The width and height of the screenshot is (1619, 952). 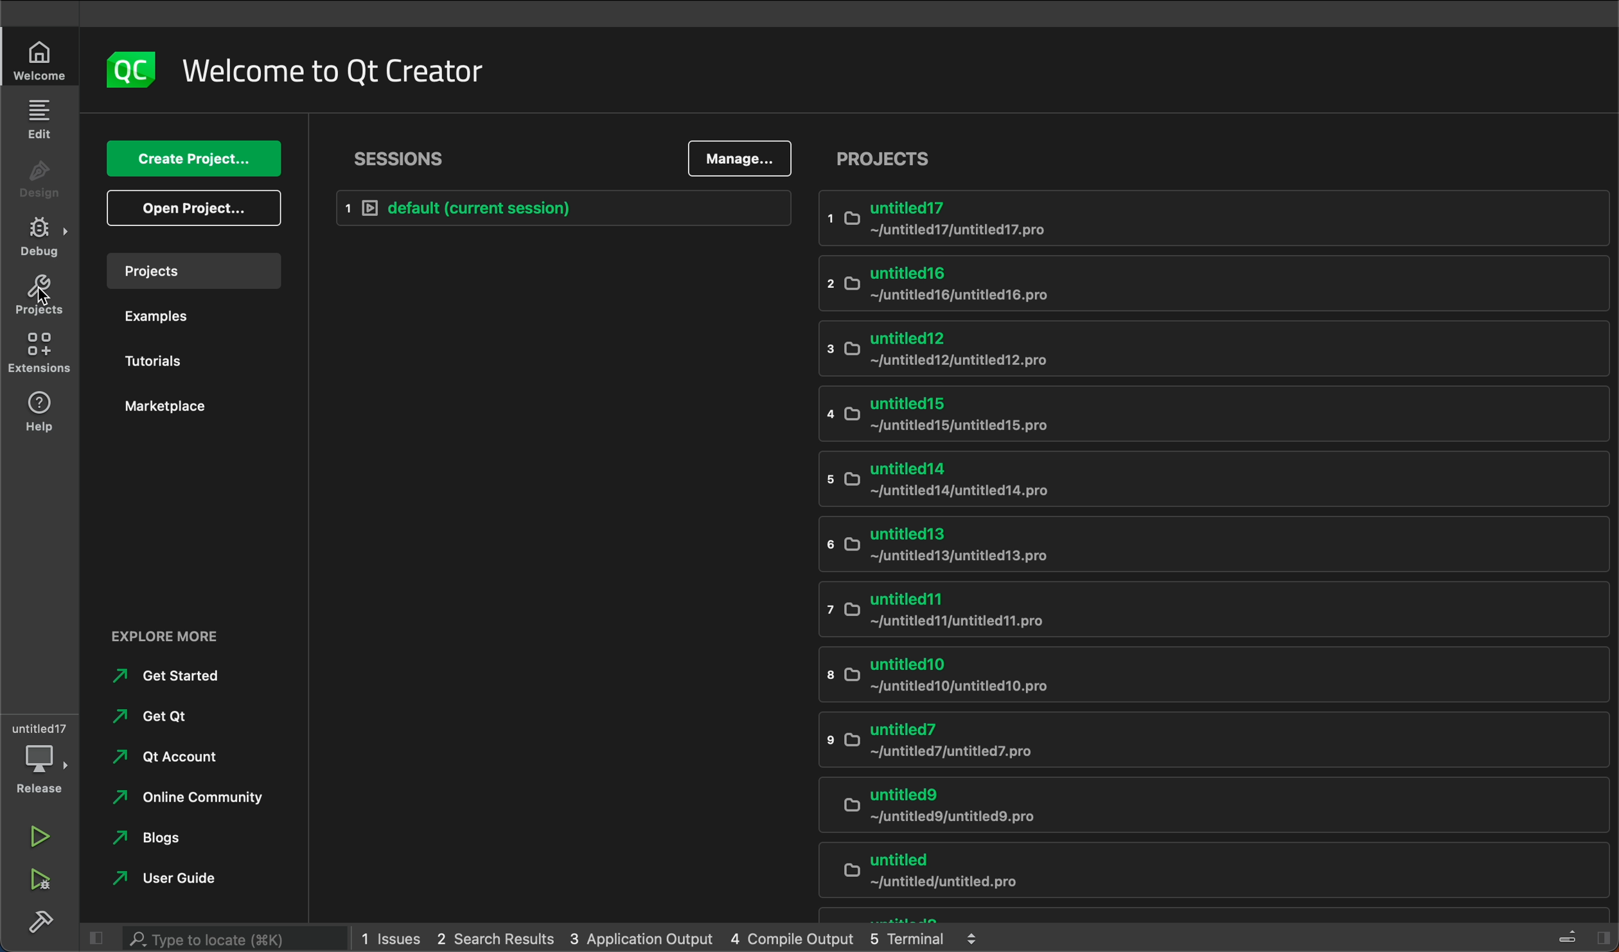 What do you see at coordinates (154, 719) in the screenshot?
I see `get qt` at bounding box center [154, 719].